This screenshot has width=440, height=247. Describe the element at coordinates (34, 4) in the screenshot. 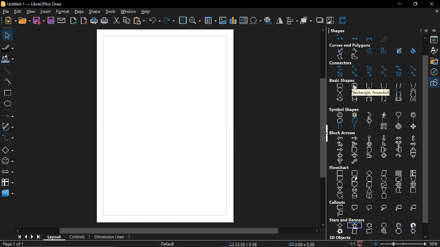

I see `current window` at that location.